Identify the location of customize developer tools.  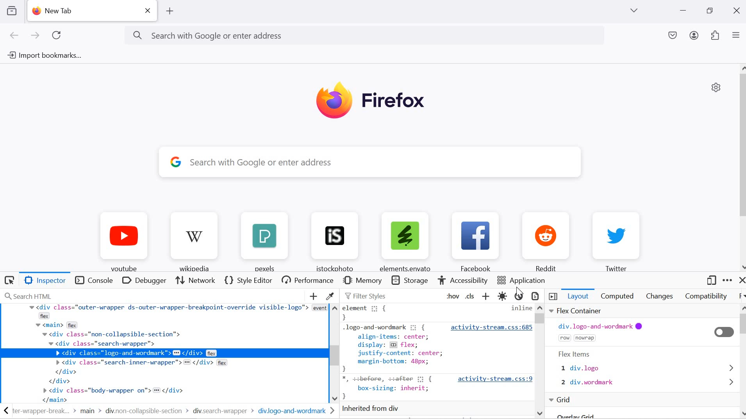
(728, 281).